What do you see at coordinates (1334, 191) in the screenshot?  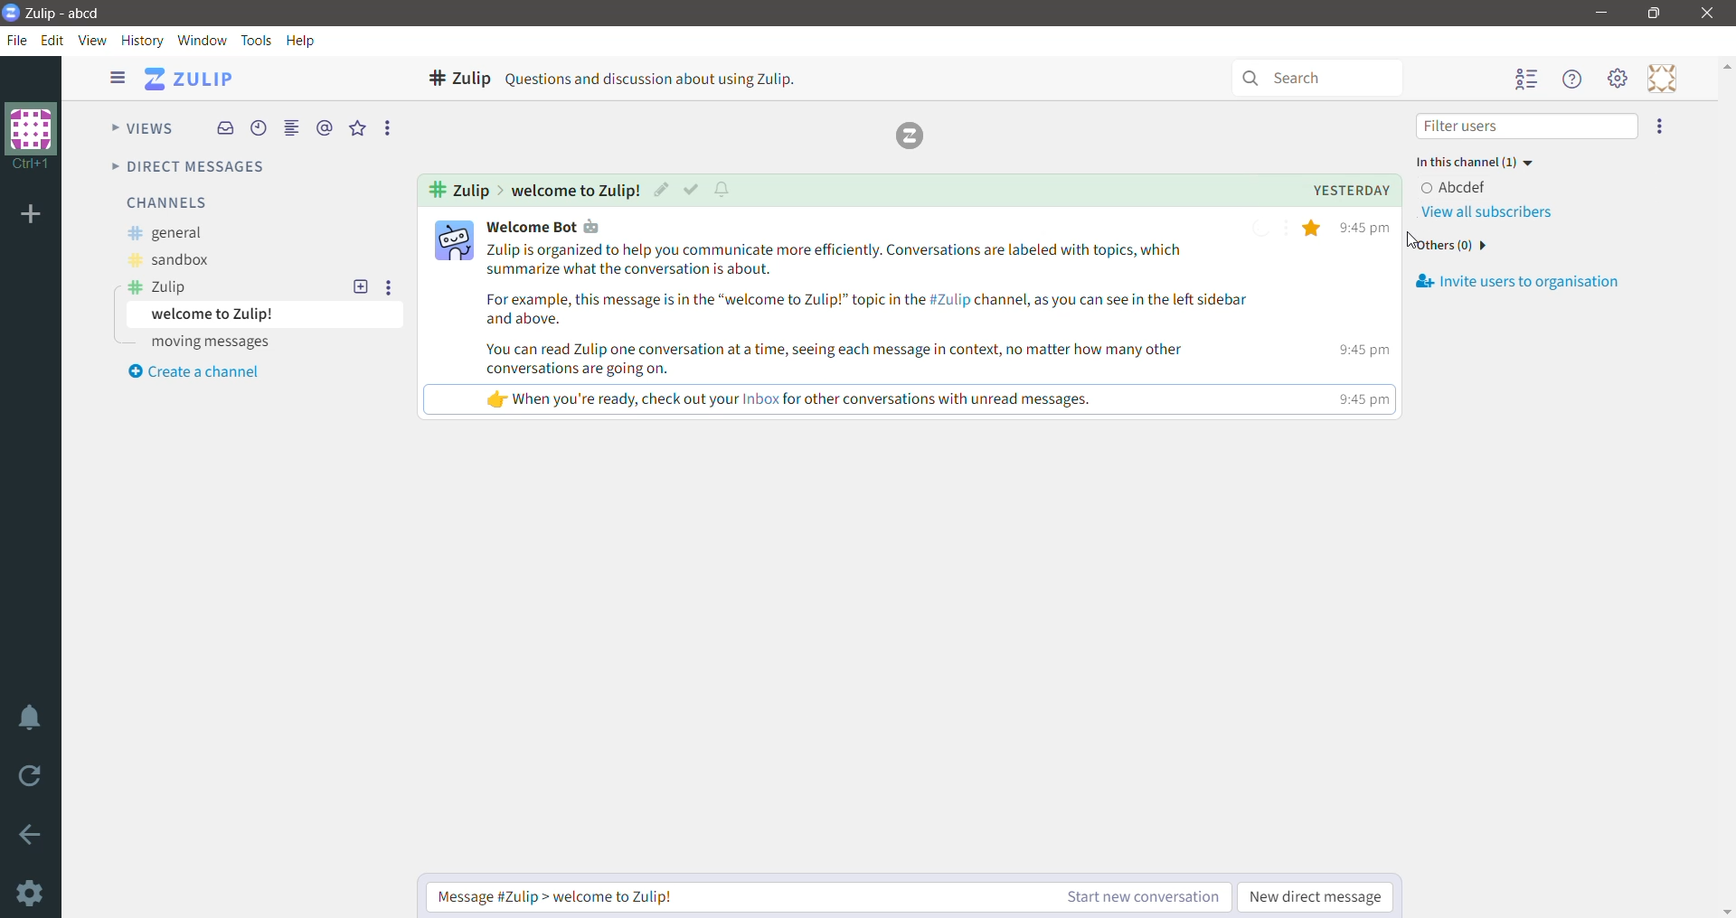 I see `Message date and time` at bounding box center [1334, 191].